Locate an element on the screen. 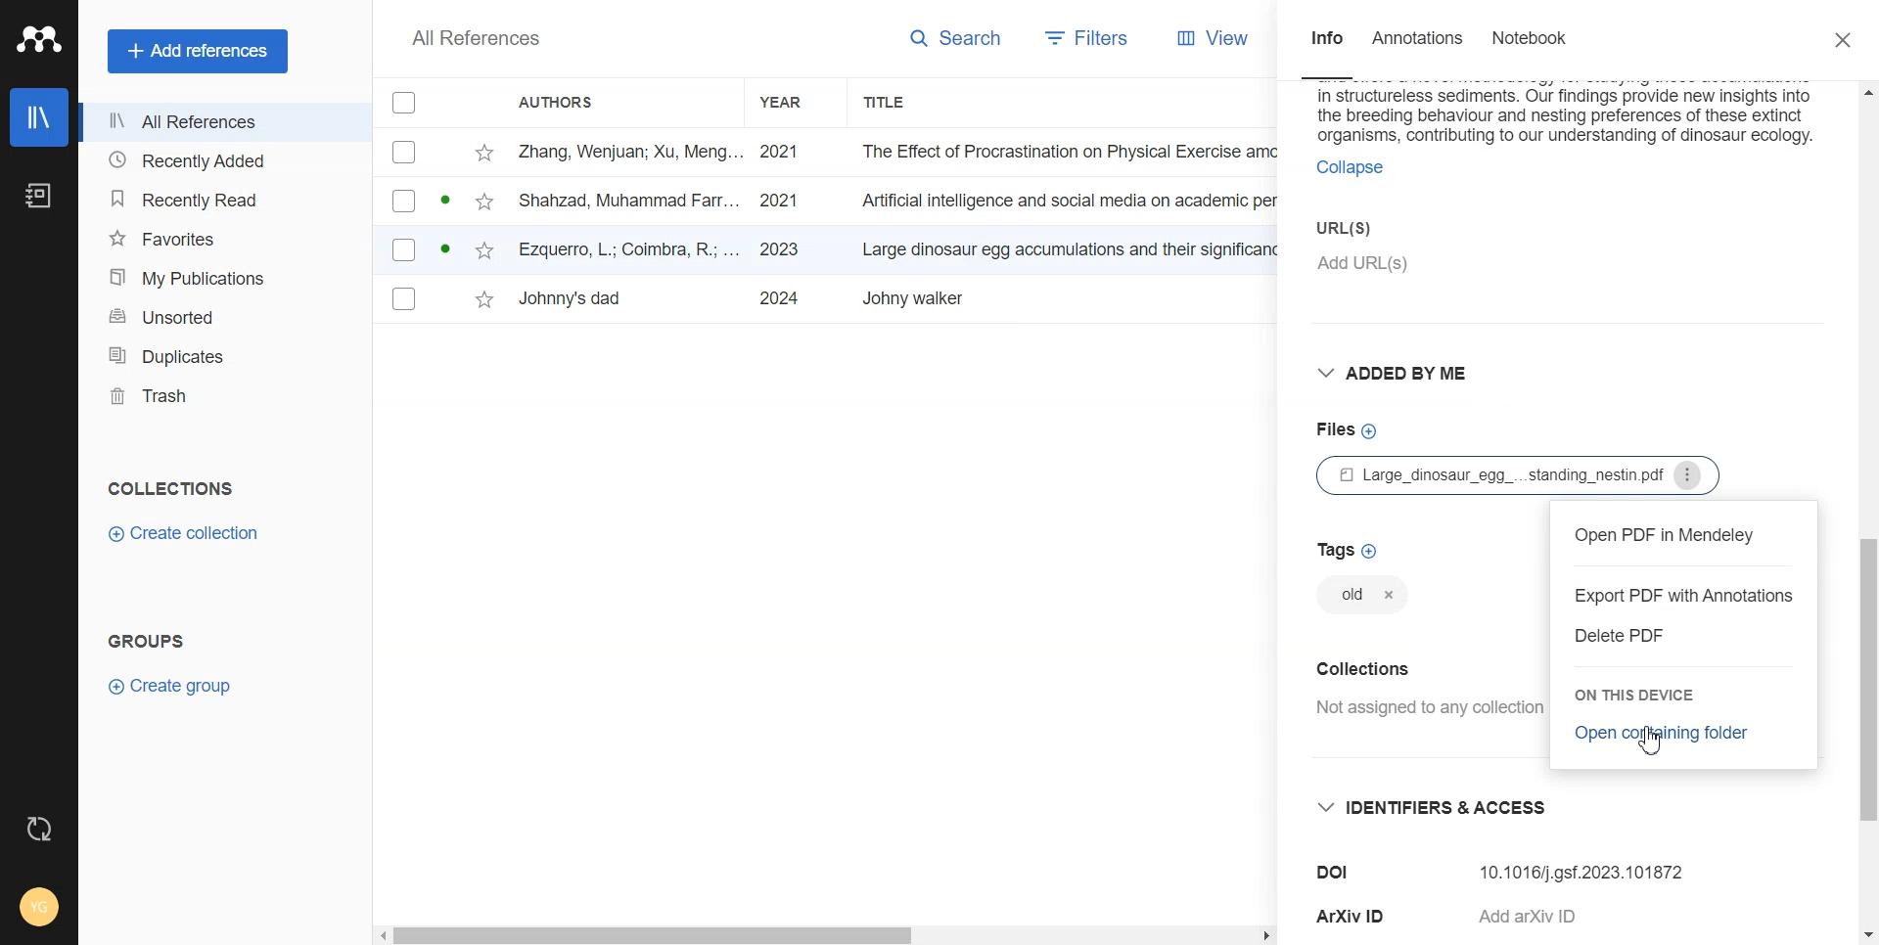  Authors is located at coordinates (567, 99).